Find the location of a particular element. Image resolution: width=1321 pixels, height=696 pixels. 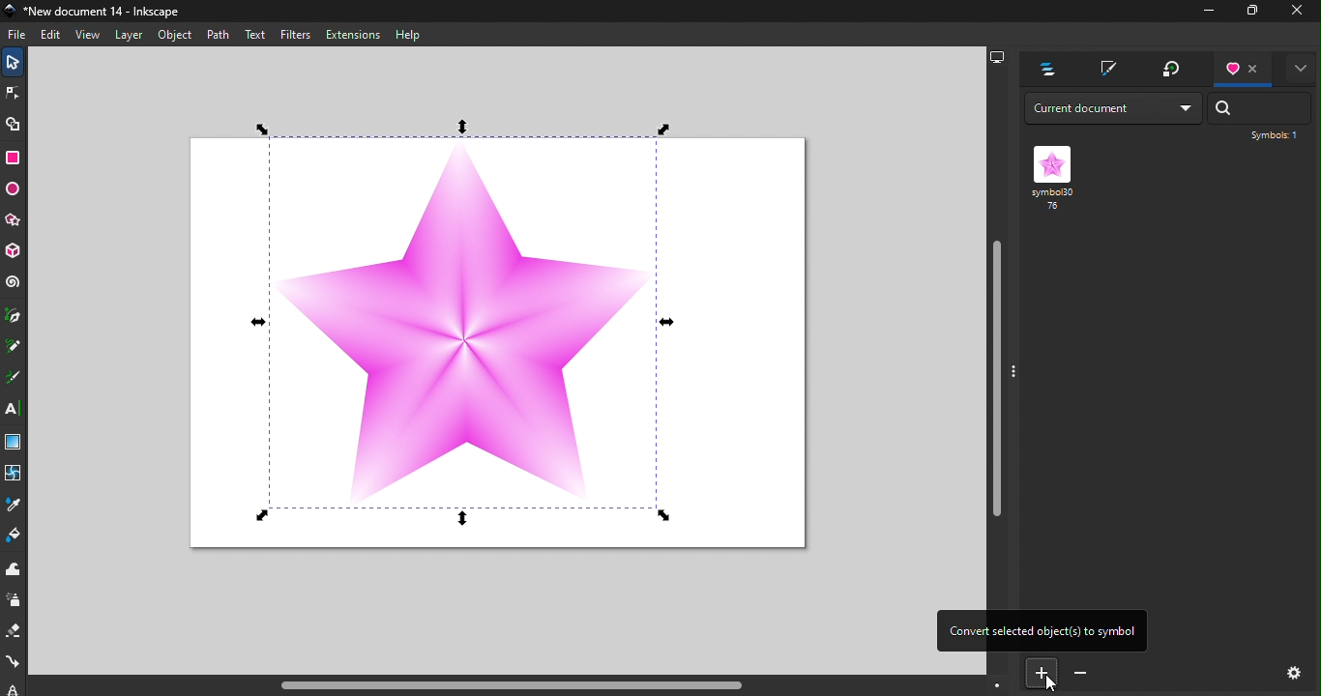

Filters is located at coordinates (297, 34).